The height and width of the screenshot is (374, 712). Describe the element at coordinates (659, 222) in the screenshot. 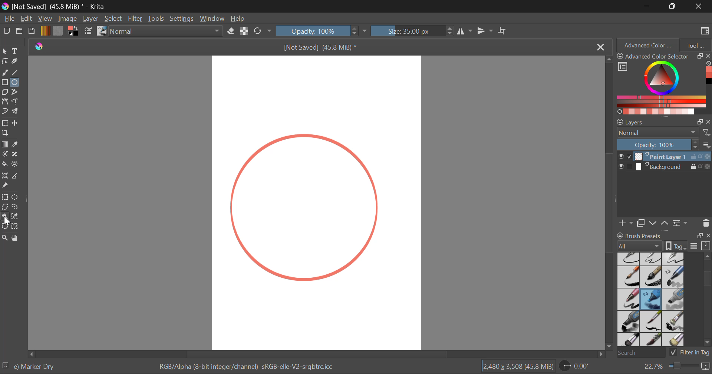

I see `Move Layers` at that location.